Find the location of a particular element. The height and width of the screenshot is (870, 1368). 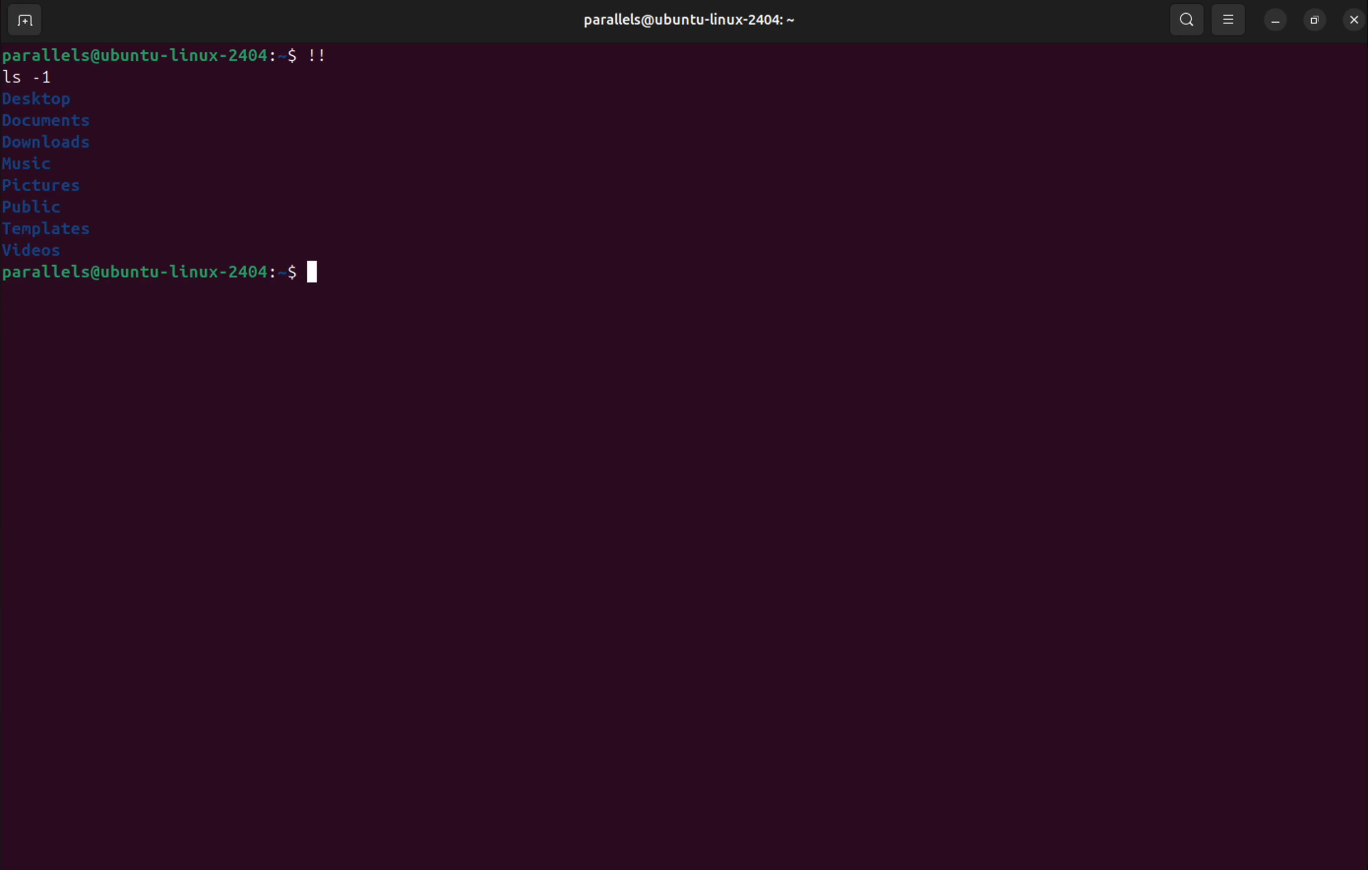

pictures is located at coordinates (46, 186).